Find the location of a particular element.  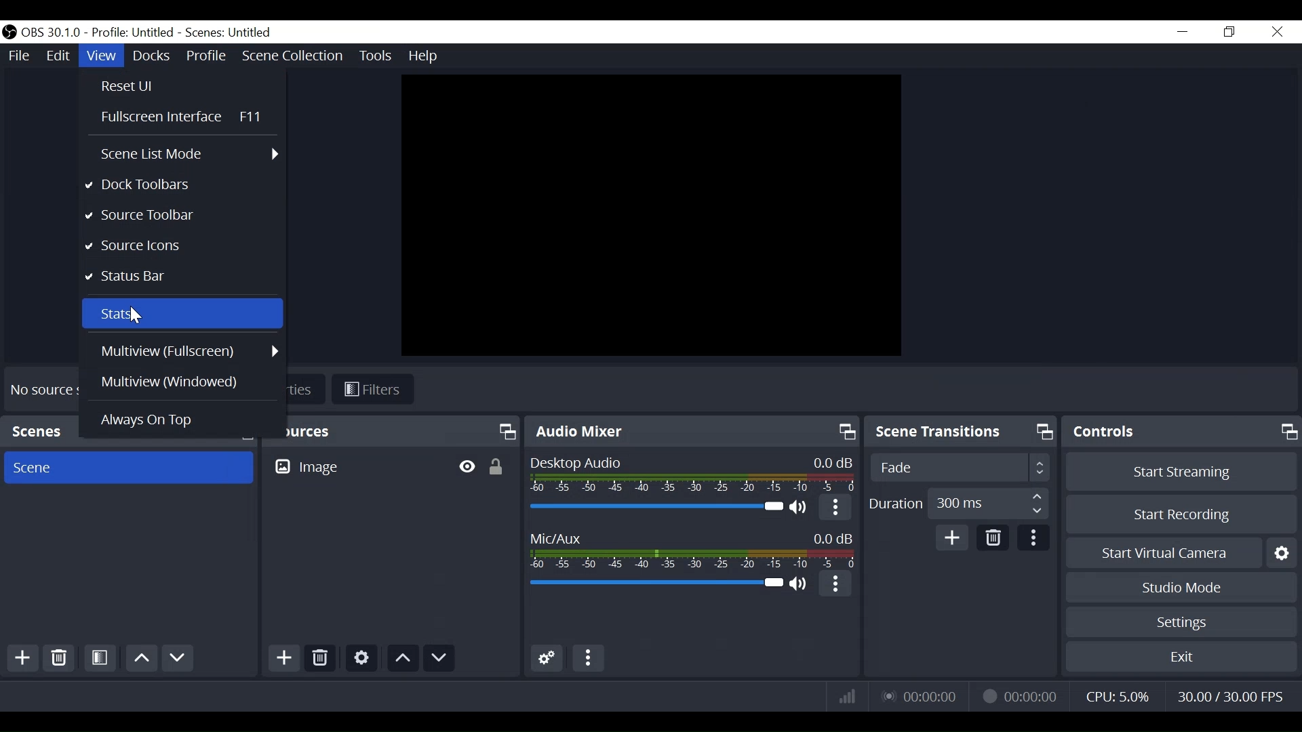

More Options is located at coordinates (587, 658).